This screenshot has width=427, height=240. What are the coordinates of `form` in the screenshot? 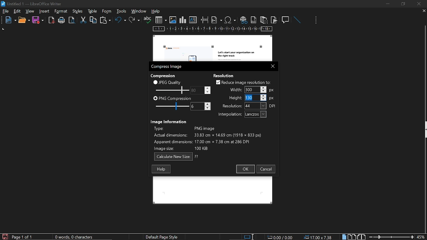 It's located at (122, 11).